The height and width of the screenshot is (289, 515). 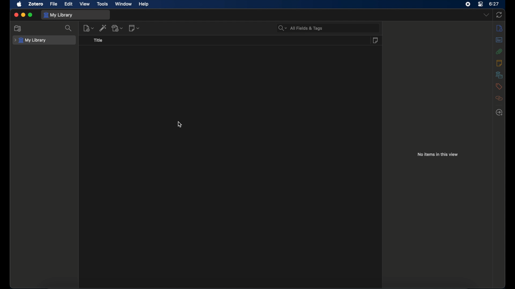 I want to click on title, so click(x=98, y=40).